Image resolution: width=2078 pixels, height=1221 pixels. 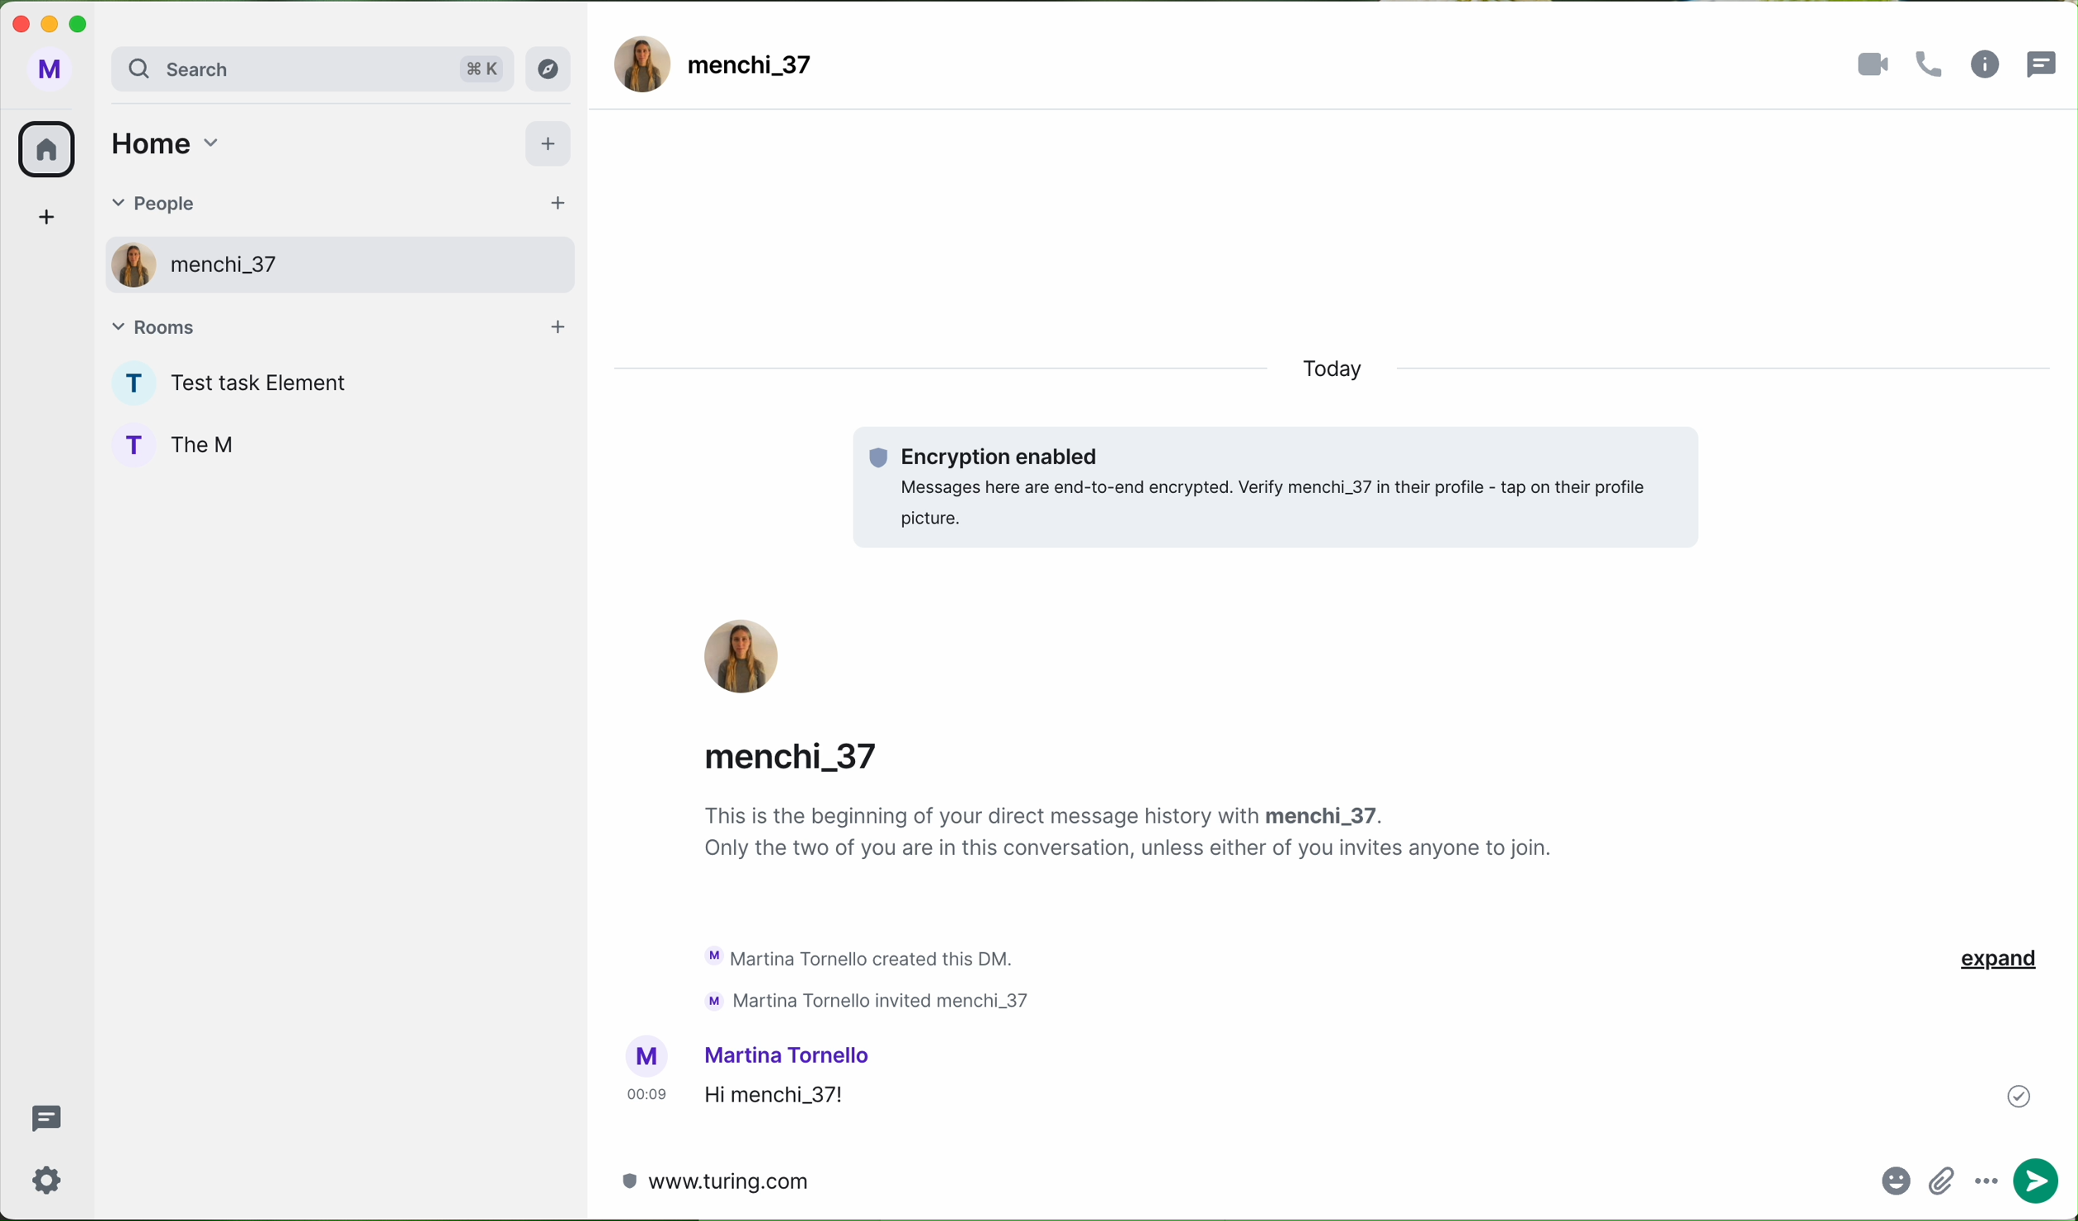 I want to click on people tab, so click(x=334, y=206).